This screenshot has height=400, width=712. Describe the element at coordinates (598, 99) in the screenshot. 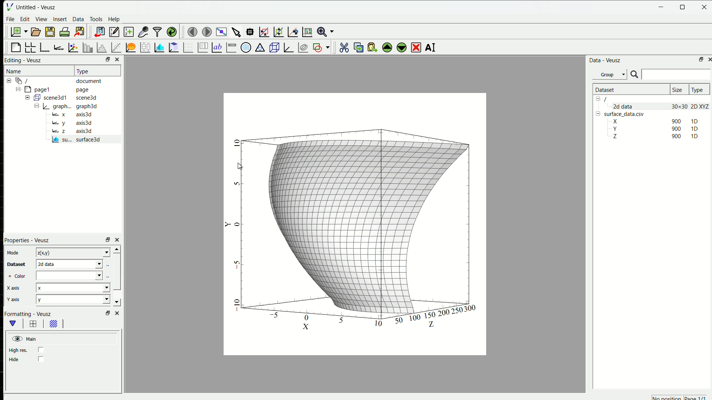

I see `Collapse /expand` at that location.